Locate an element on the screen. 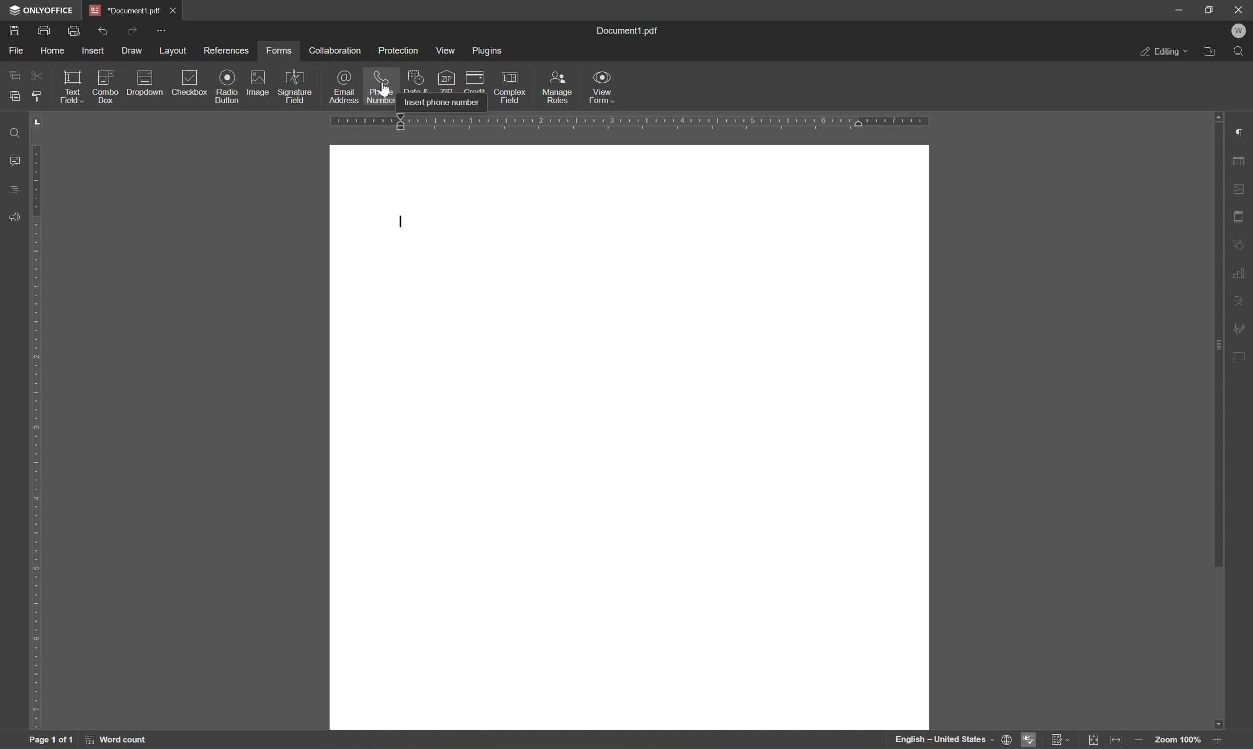 The image size is (1253, 749). close is located at coordinates (1240, 9).